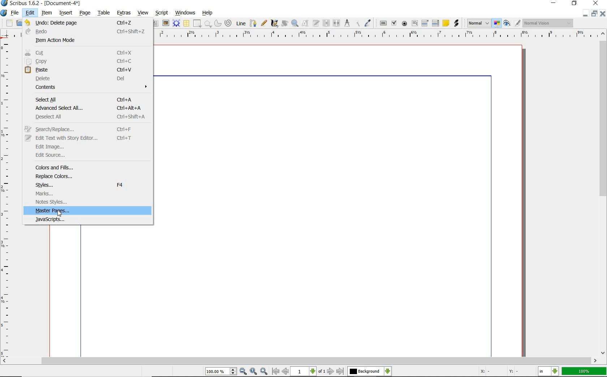 This screenshot has height=377, width=607. I want to click on minimize, so click(554, 4).